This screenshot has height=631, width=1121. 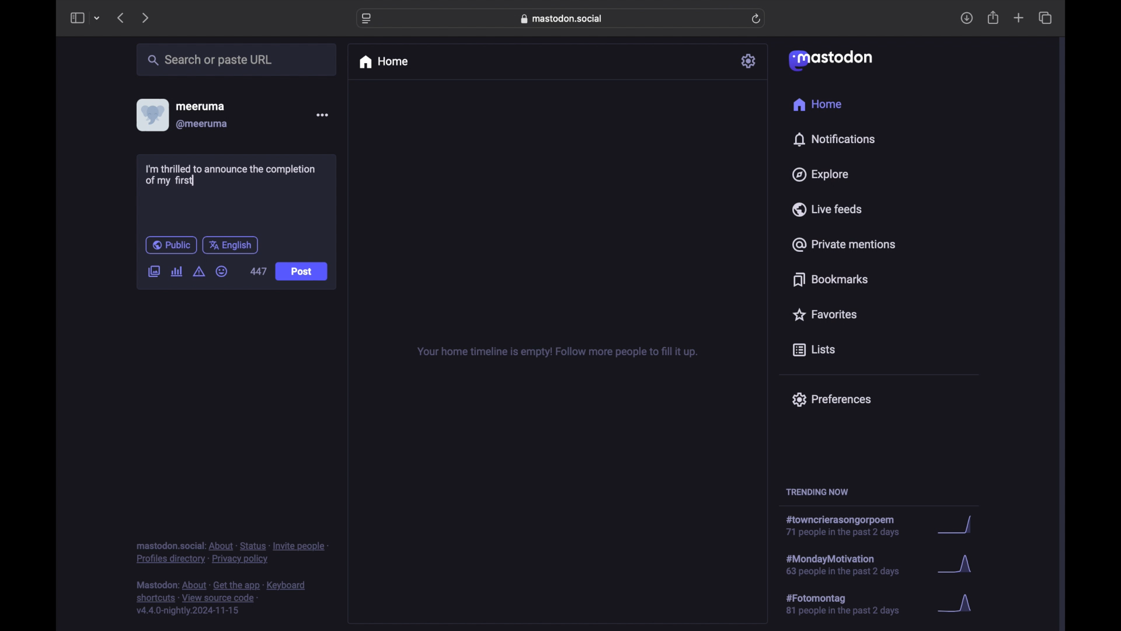 I want to click on more options, so click(x=322, y=115).